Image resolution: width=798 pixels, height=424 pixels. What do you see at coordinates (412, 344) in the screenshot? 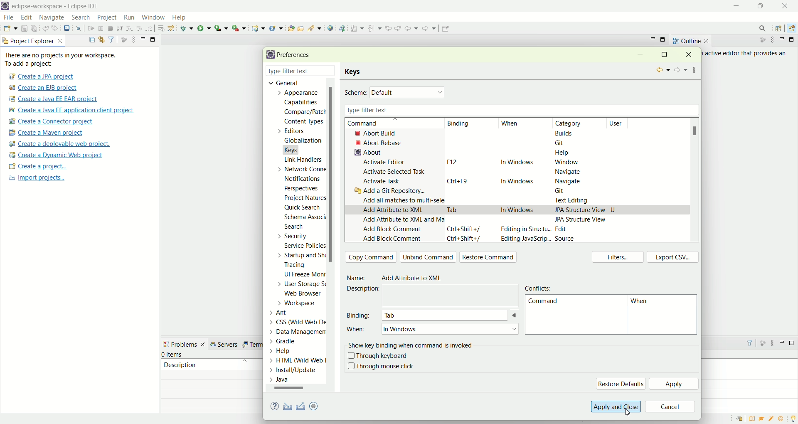
I see `show key binding when command is involved` at bounding box center [412, 344].